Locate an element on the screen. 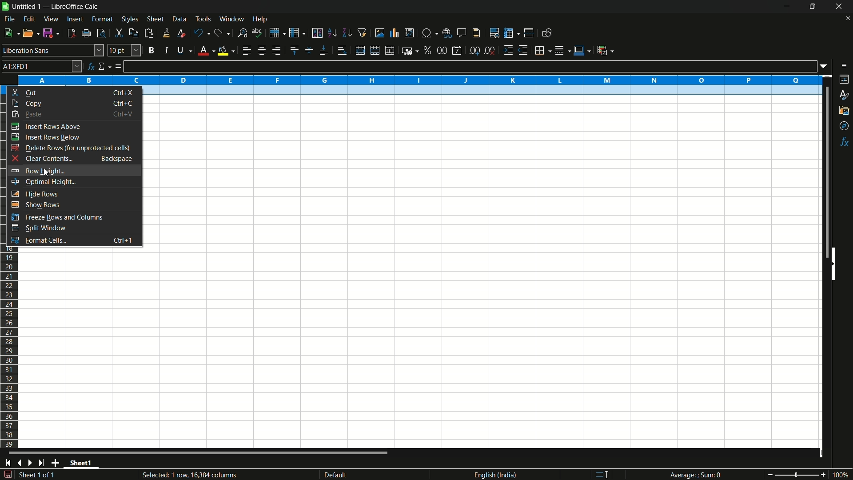  sort ascending is located at coordinates (332, 33).